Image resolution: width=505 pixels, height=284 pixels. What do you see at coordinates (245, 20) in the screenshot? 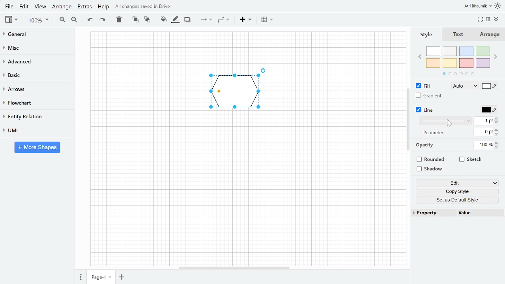
I see `Insert` at bounding box center [245, 20].